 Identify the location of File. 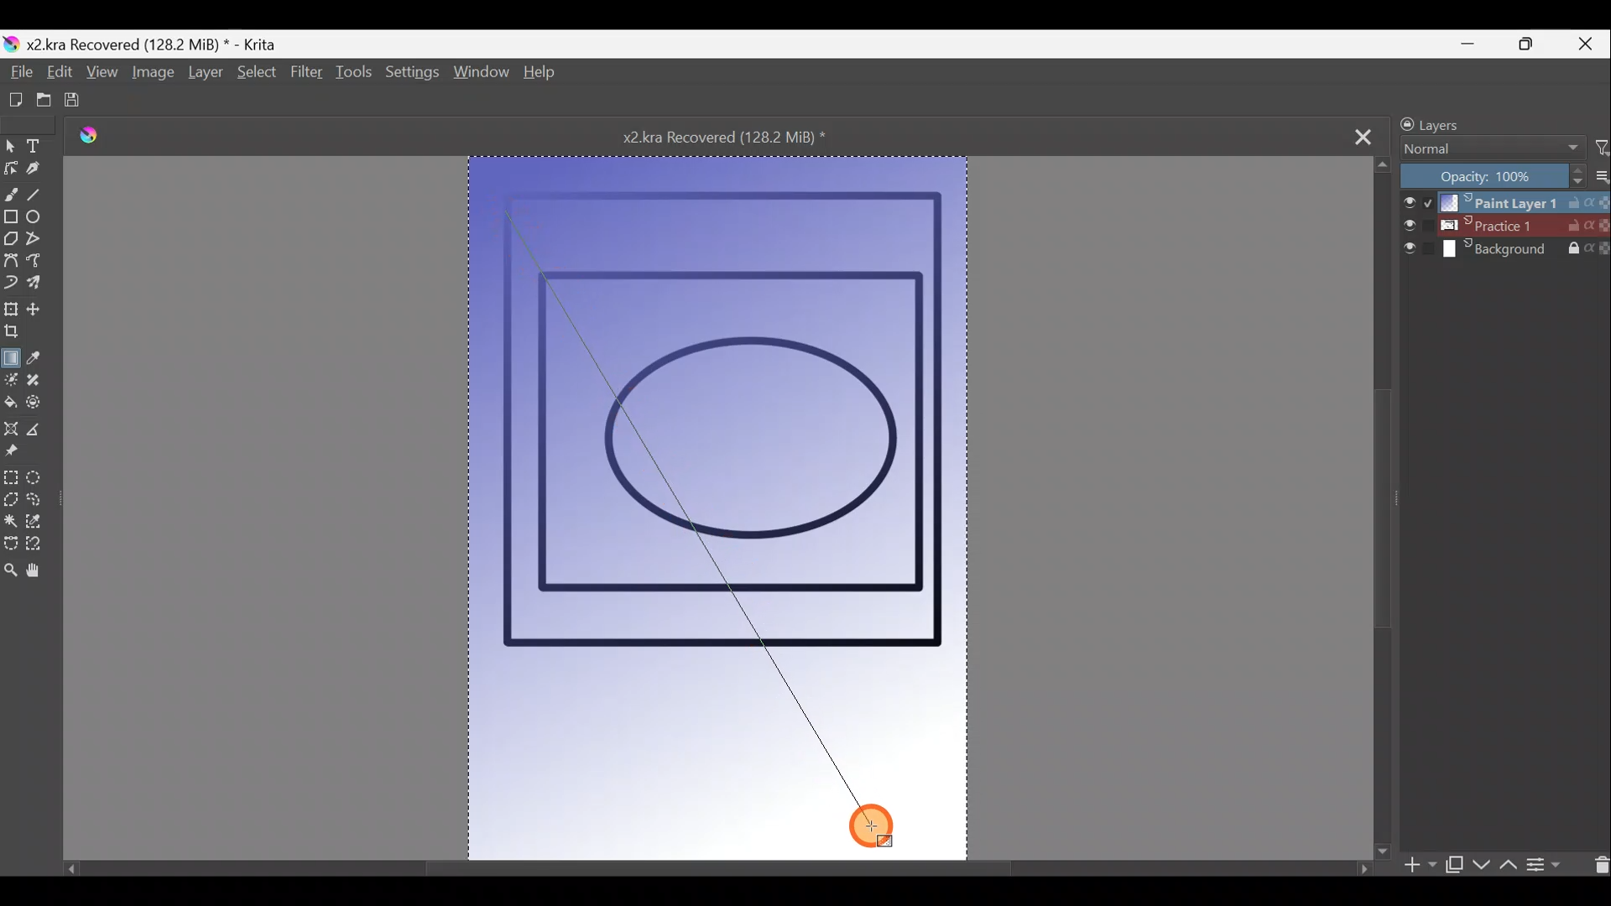
(19, 73).